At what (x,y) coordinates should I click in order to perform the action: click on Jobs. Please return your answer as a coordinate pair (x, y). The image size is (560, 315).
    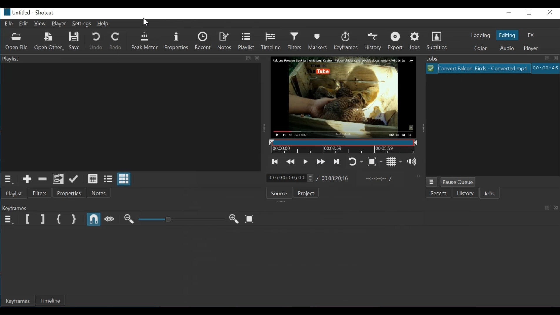
    Looking at the image, I should click on (415, 41).